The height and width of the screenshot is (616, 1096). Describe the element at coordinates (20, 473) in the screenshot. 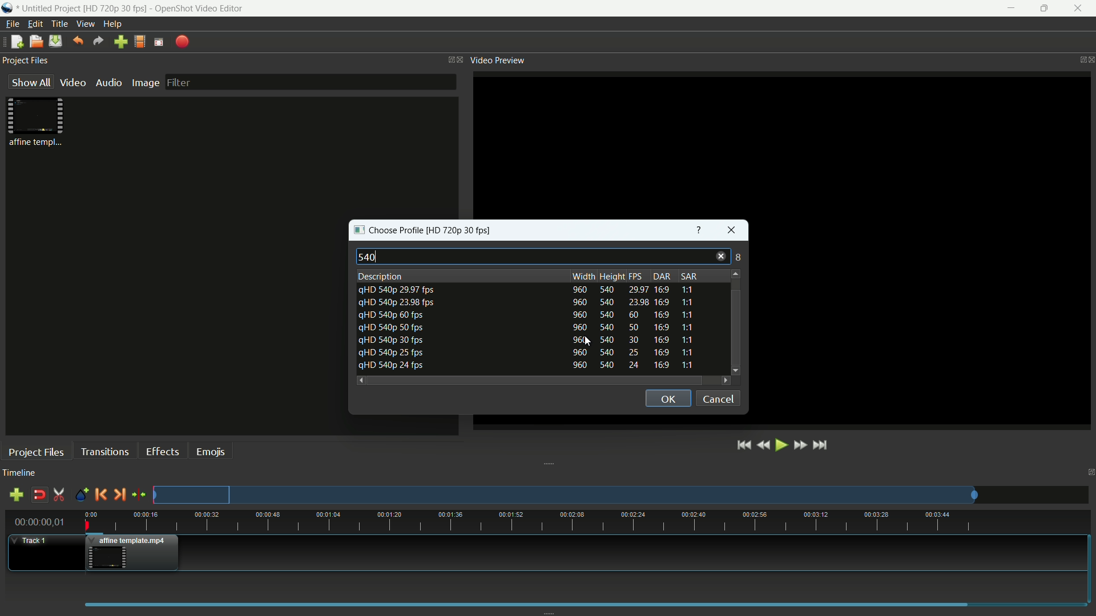

I see `timeline` at that location.